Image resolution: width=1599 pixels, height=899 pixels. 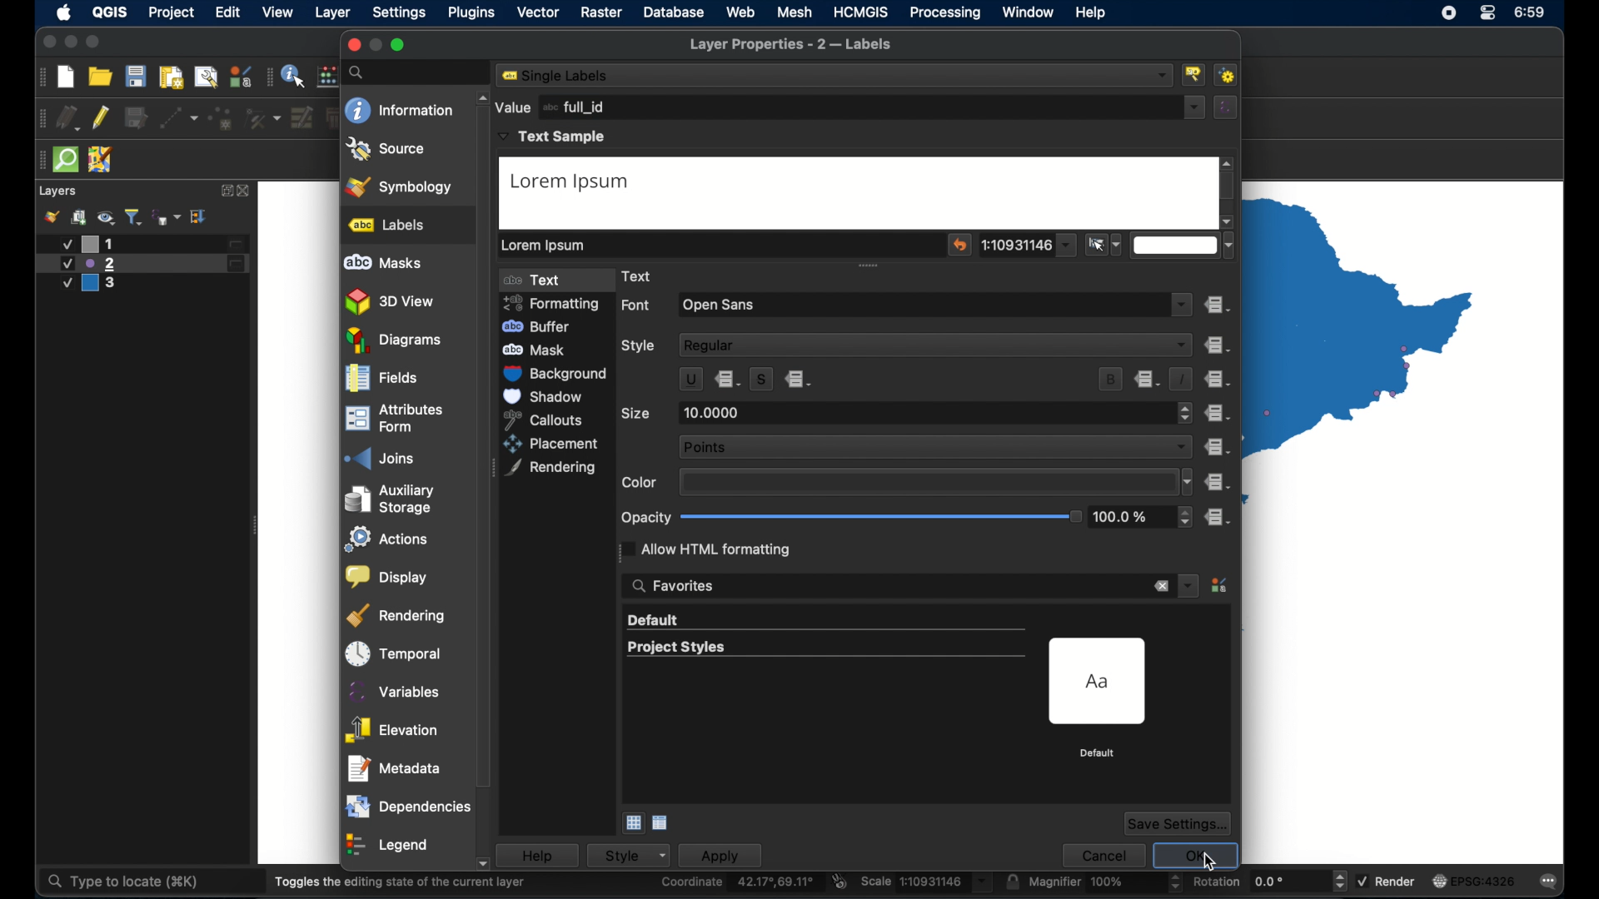 What do you see at coordinates (937, 344) in the screenshot?
I see `Regular` at bounding box center [937, 344].